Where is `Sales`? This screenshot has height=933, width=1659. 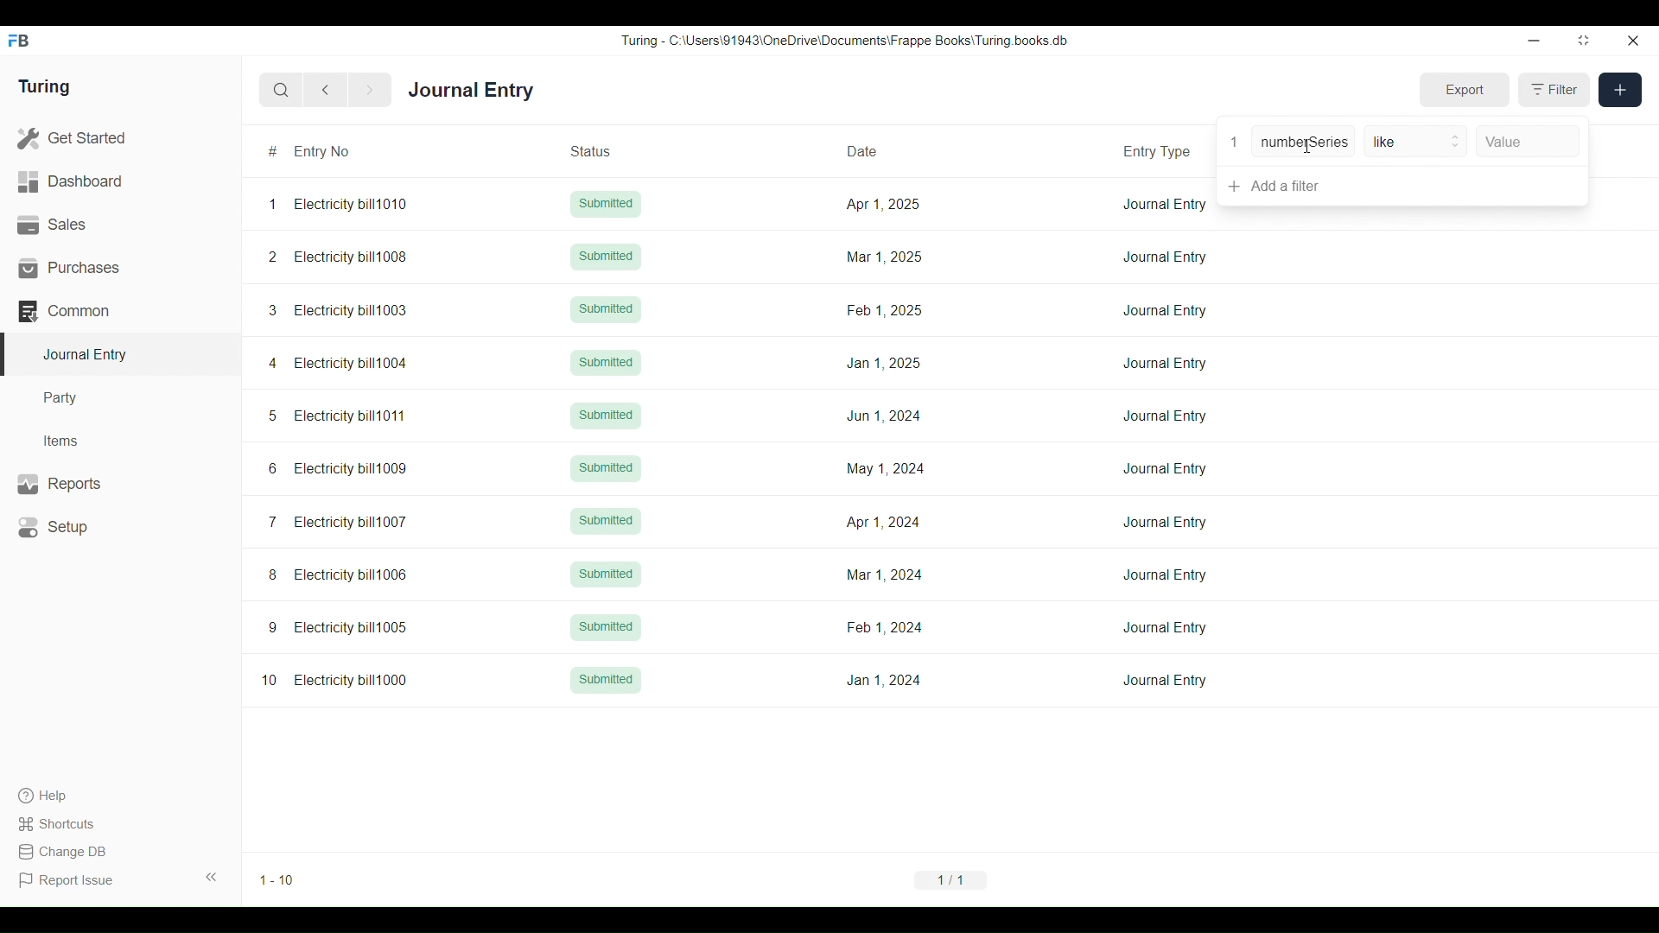
Sales is located at coordinates (120, 225).